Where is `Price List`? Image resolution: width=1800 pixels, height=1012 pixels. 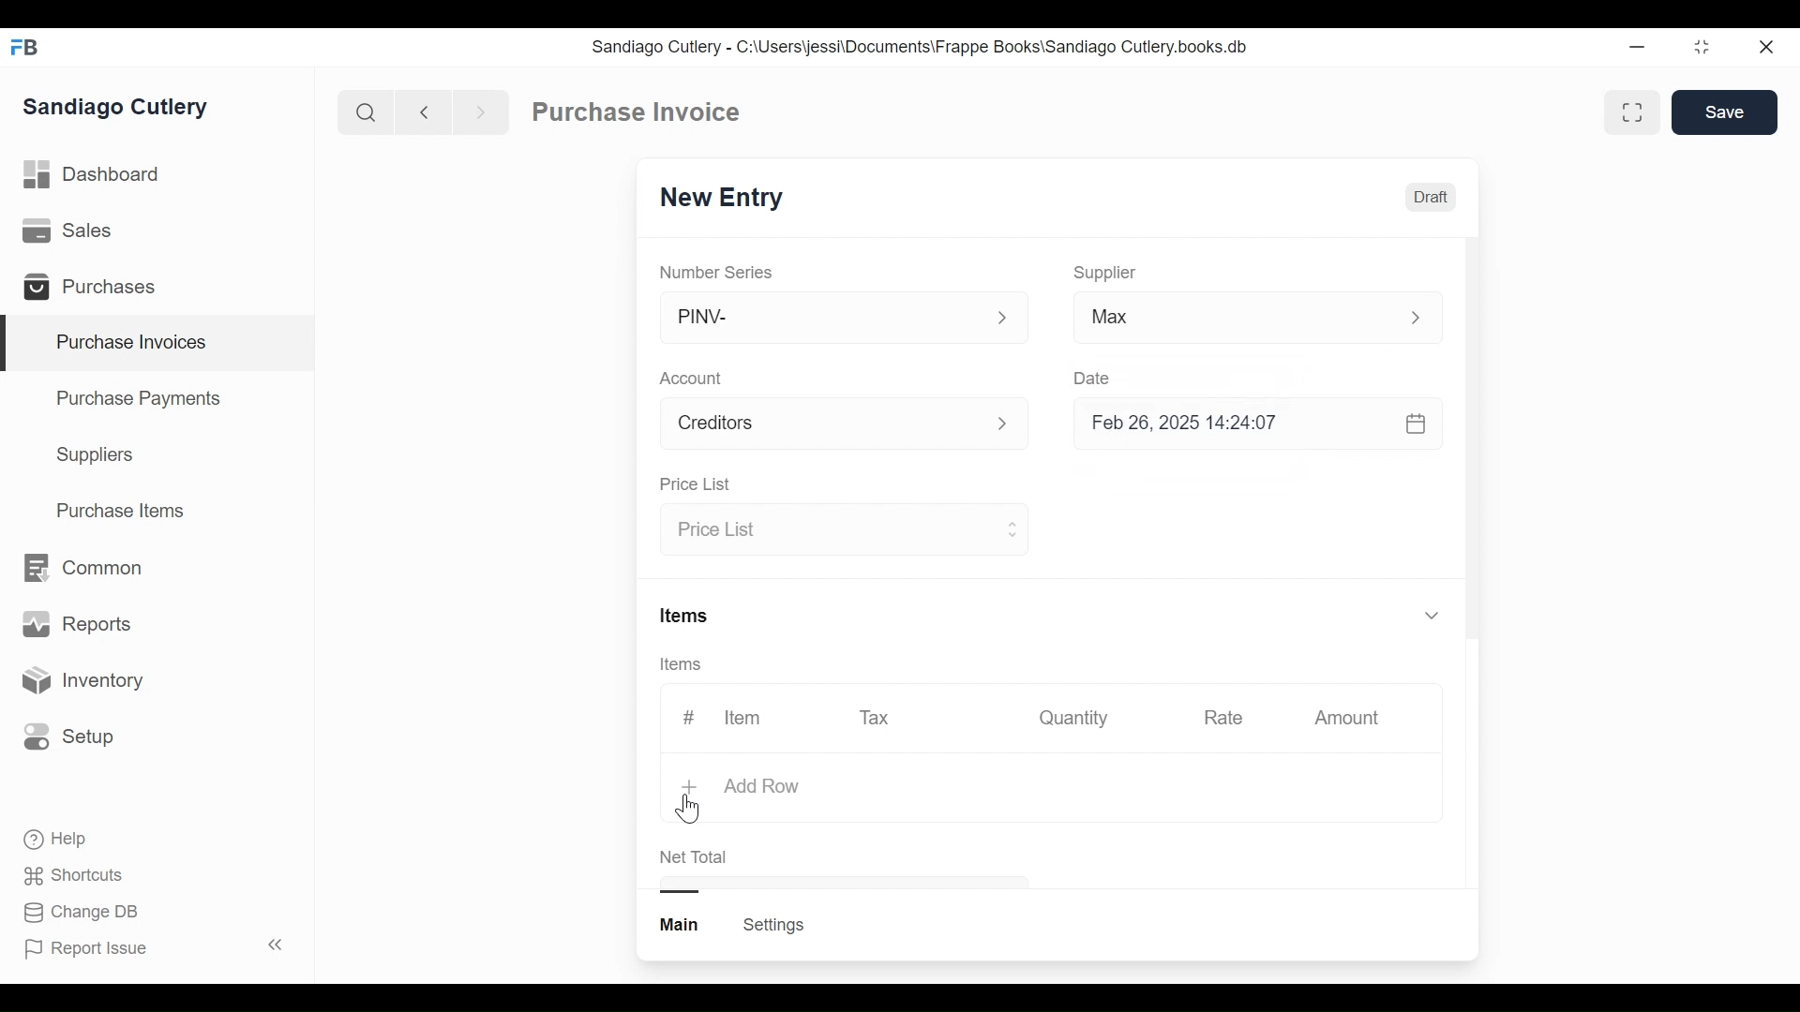
Price List is located at coordinates (827, 531).